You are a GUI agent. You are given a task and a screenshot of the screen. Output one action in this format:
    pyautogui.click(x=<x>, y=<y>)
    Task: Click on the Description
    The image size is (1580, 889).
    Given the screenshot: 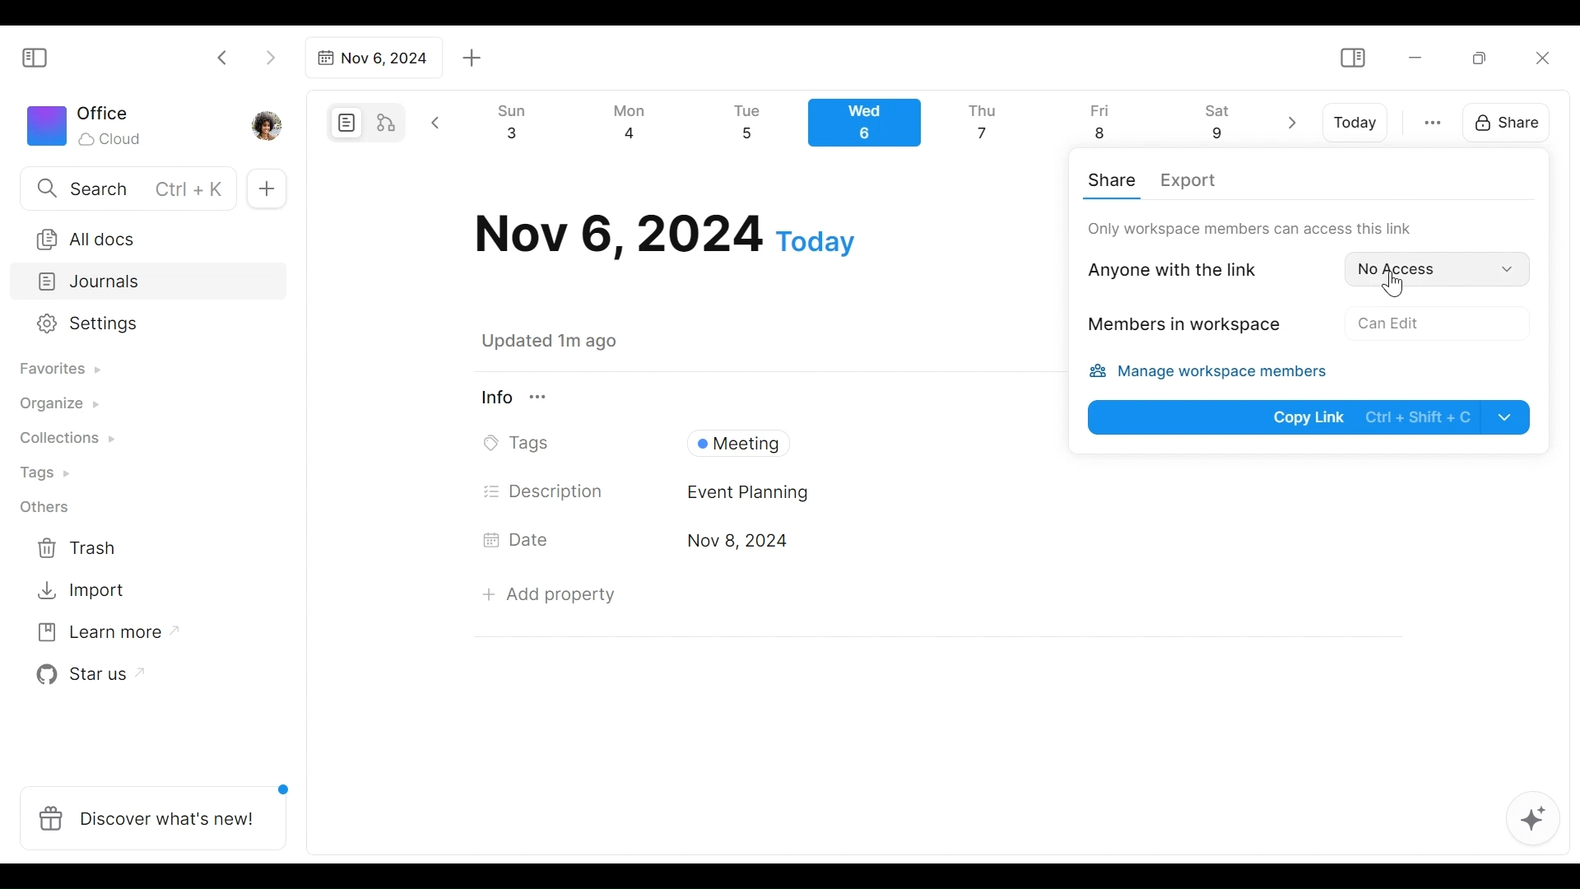 What is the action you would take?
    pyautogui.click(x=545, y=491)
    